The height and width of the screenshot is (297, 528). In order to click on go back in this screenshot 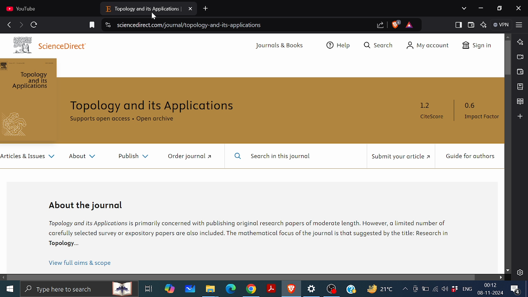, I will do `click(9, 24)`.